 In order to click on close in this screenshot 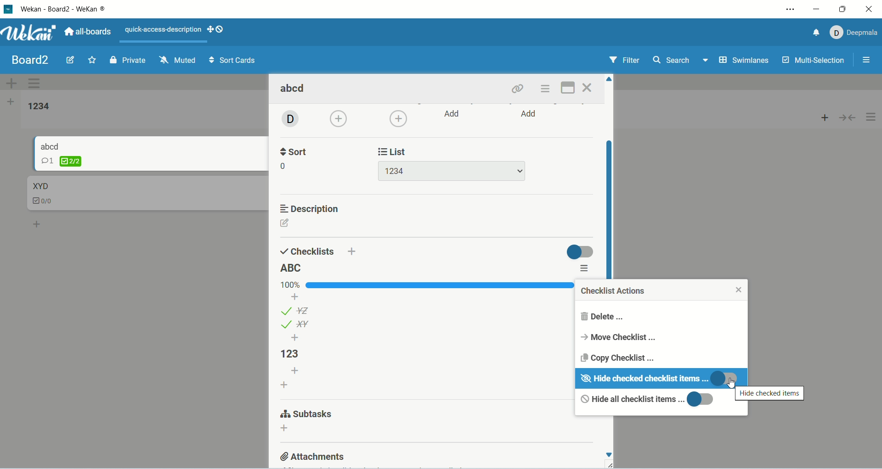, I will do `click(865, 10)`.